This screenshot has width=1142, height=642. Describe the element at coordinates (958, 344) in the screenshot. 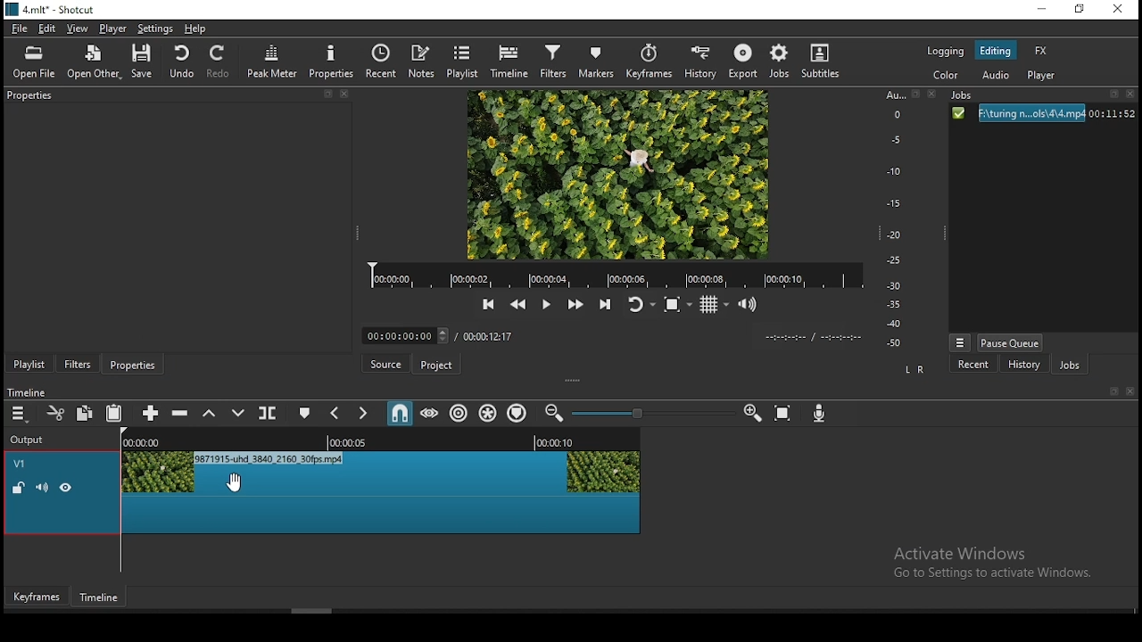

I see `jobs menu` at that location.